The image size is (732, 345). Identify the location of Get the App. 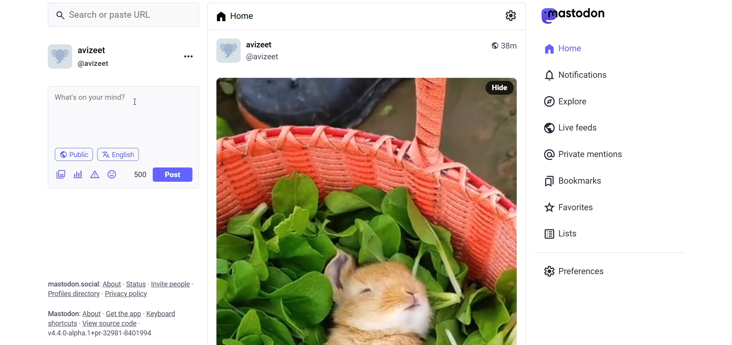
(124, 314).